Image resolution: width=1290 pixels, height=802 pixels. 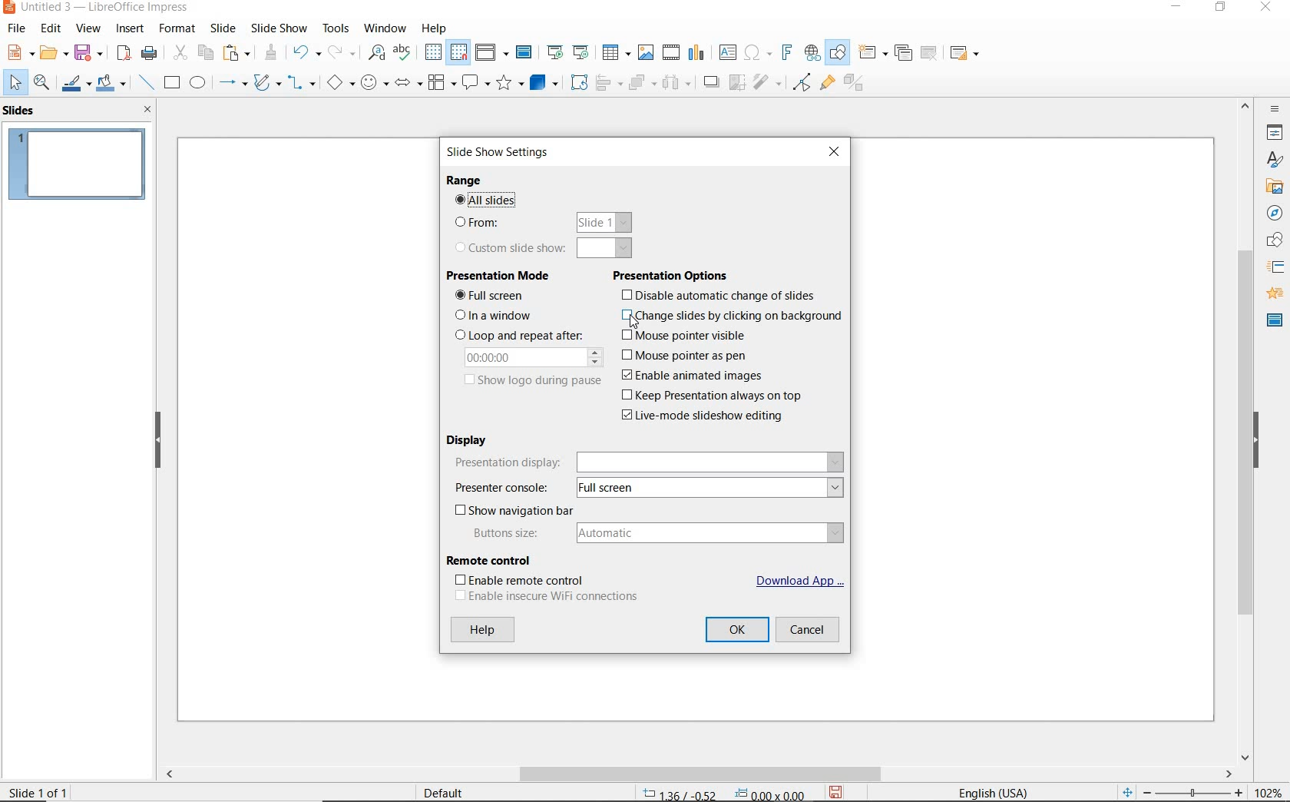 What do you see at coordinates (434, 53) in the screenshot?
I see `DISPLAY GRID` at bounding box center [434, 53].